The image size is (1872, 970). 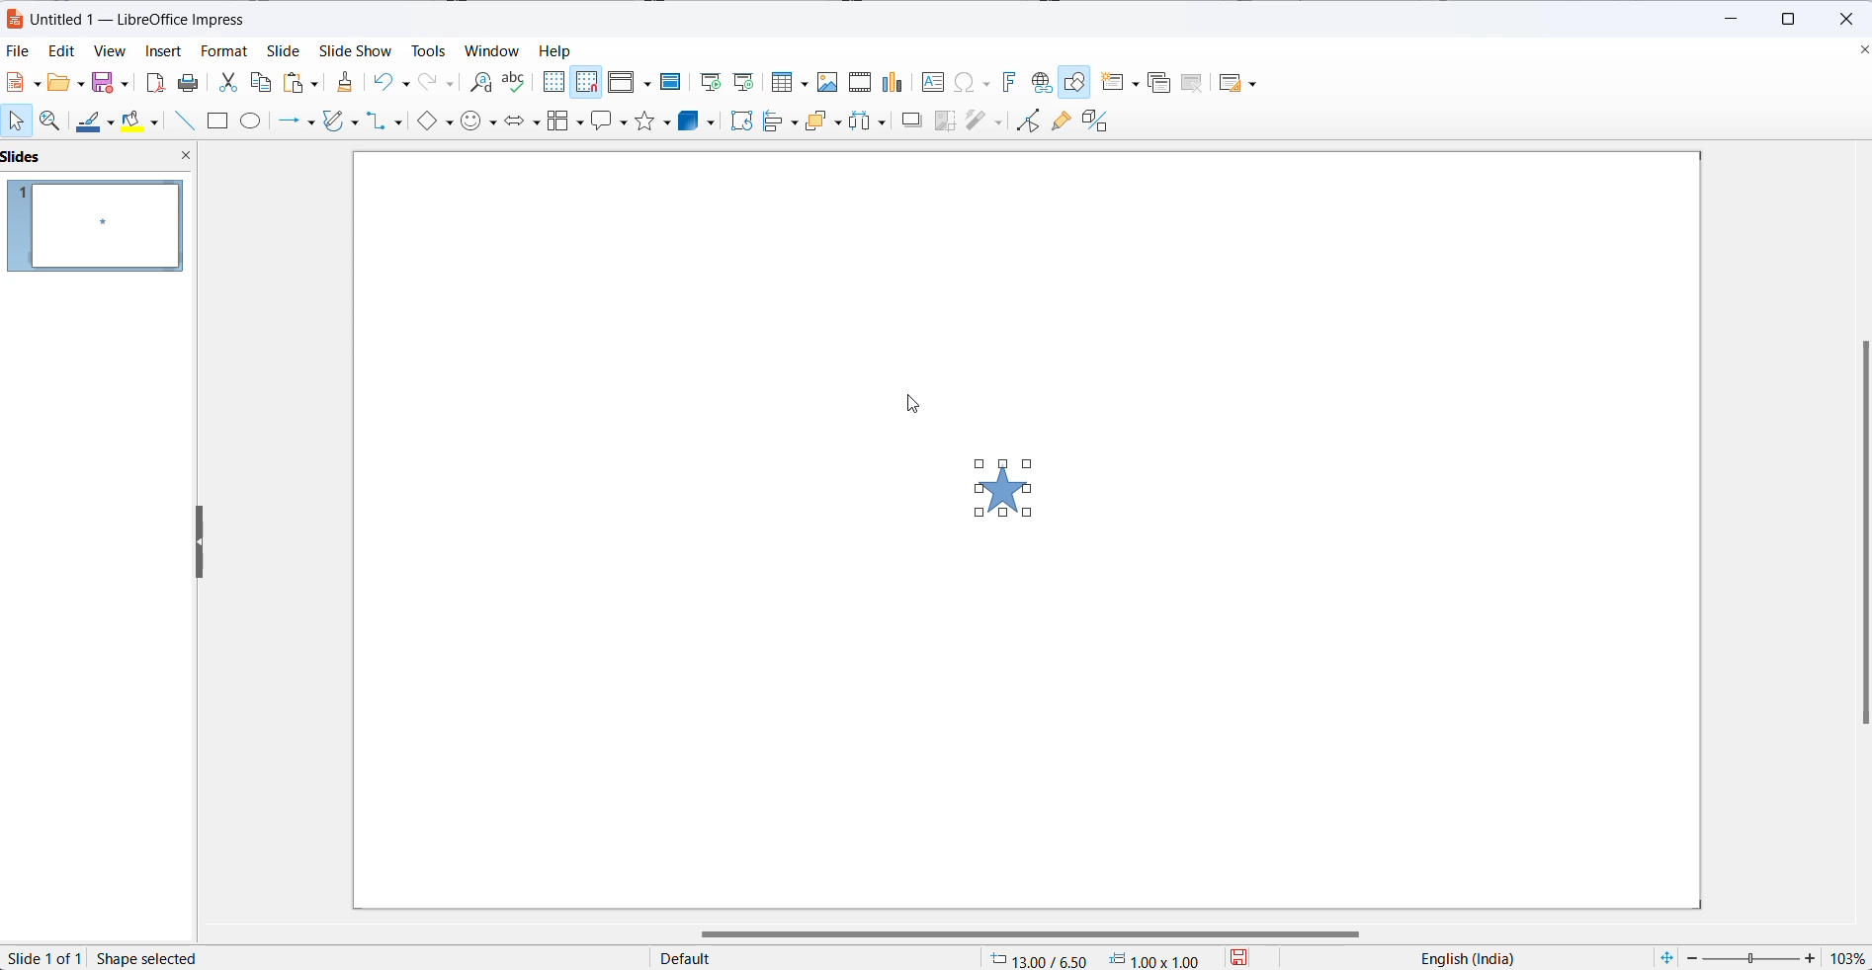 What do you see at coordinates (893, 84) in the screenshot?
I see `insert chart` at bounding box center [893, 84].